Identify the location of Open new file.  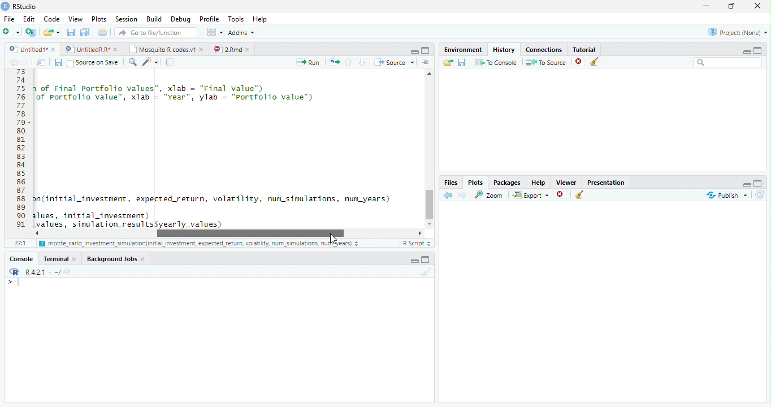
(11, 32).